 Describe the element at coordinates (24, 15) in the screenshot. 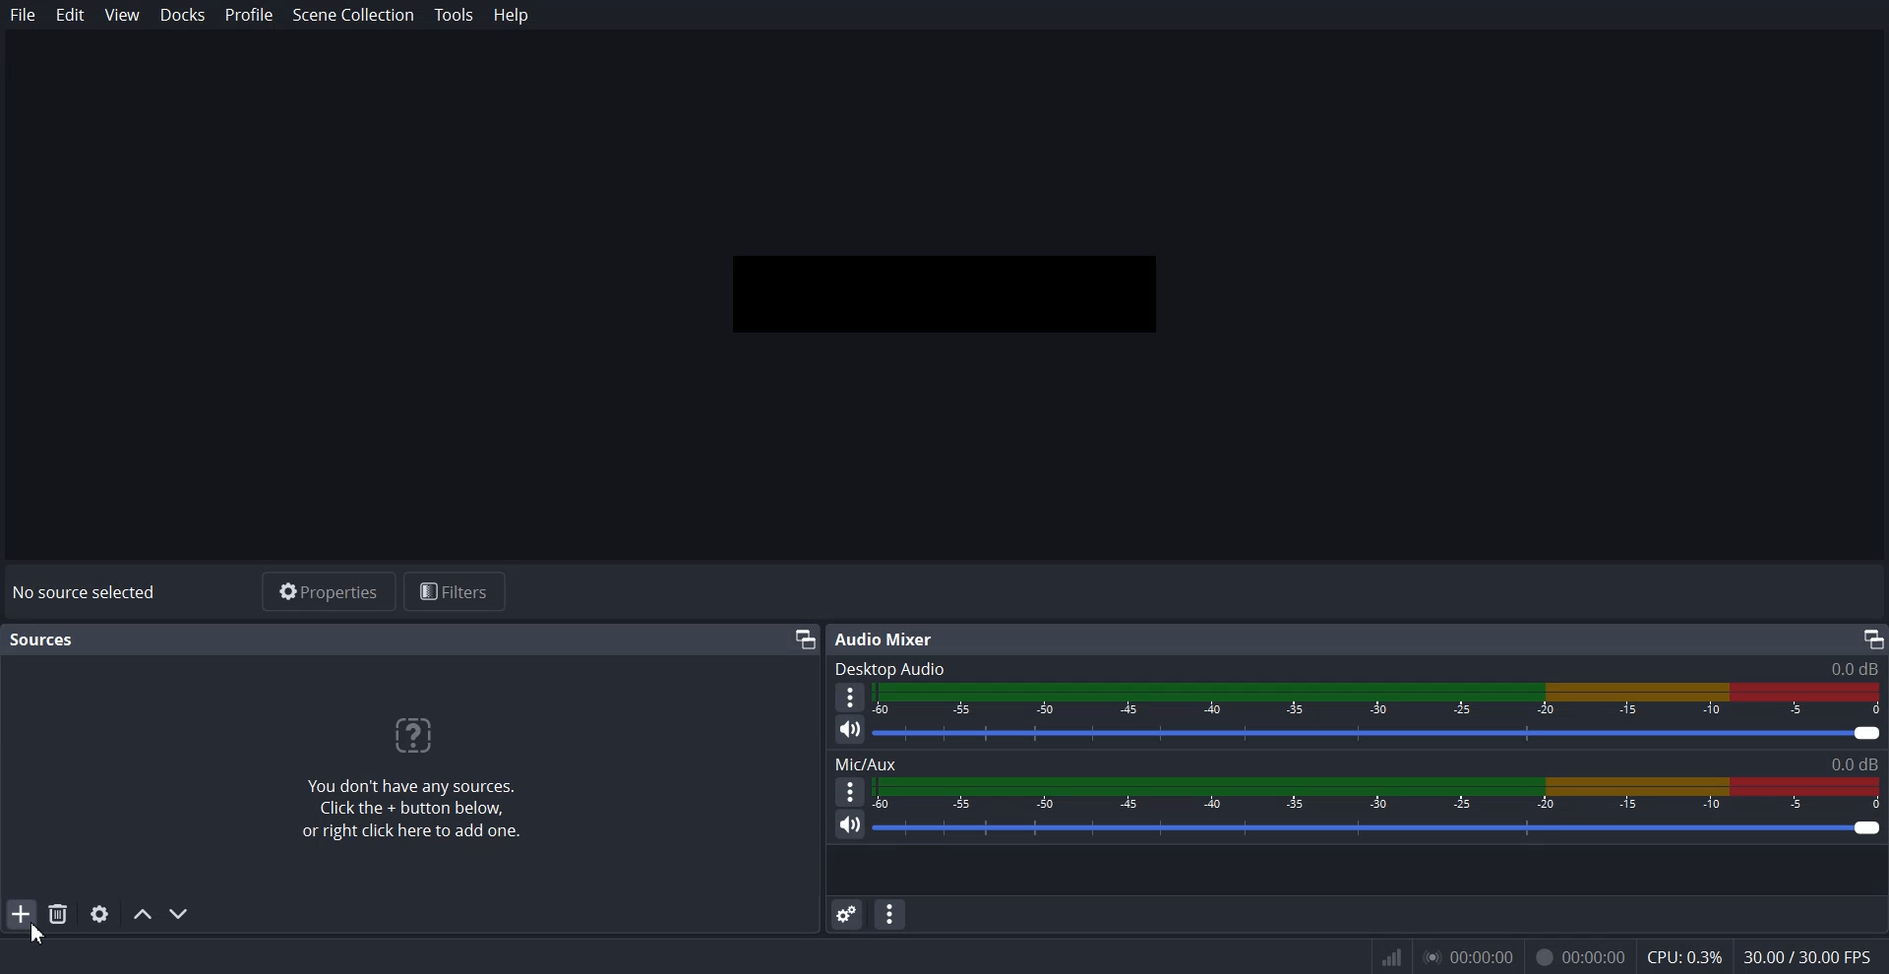

I see `File` at that location.